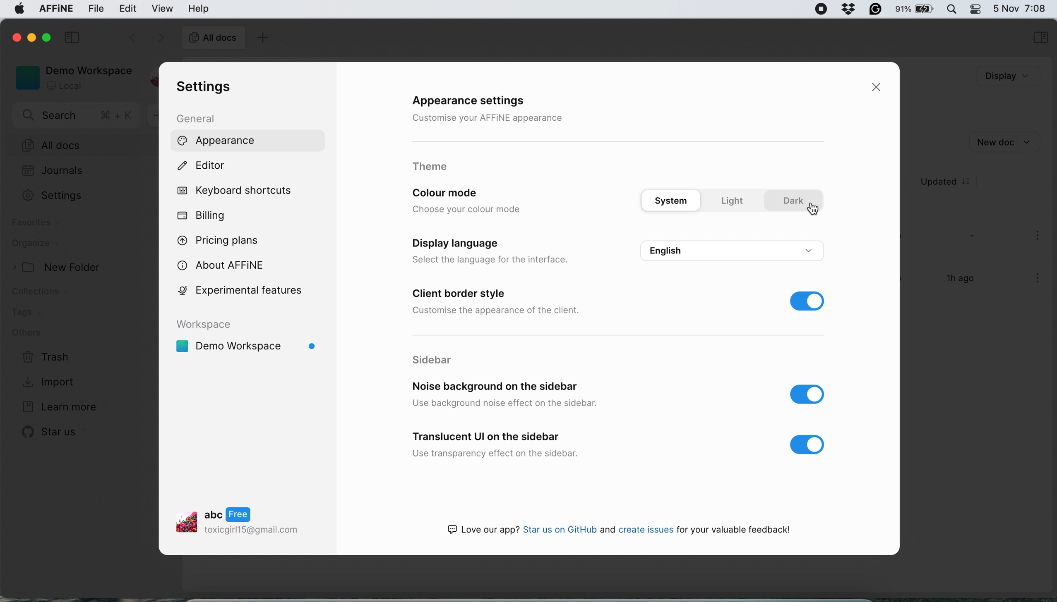 This screenshot has height=602, width=1057. I want to click on appearance settings, so click(482, 102).